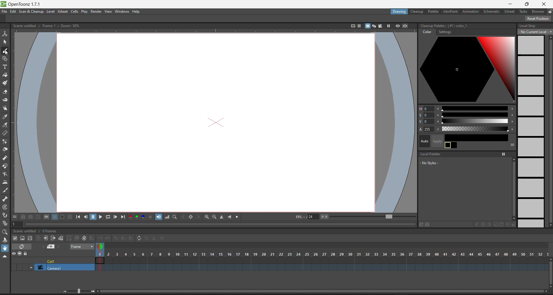 The width and height of the screenshot is (553, 295). Describe the element at coordinates (60, 267) in the screenshot. I see `camera` at that location.